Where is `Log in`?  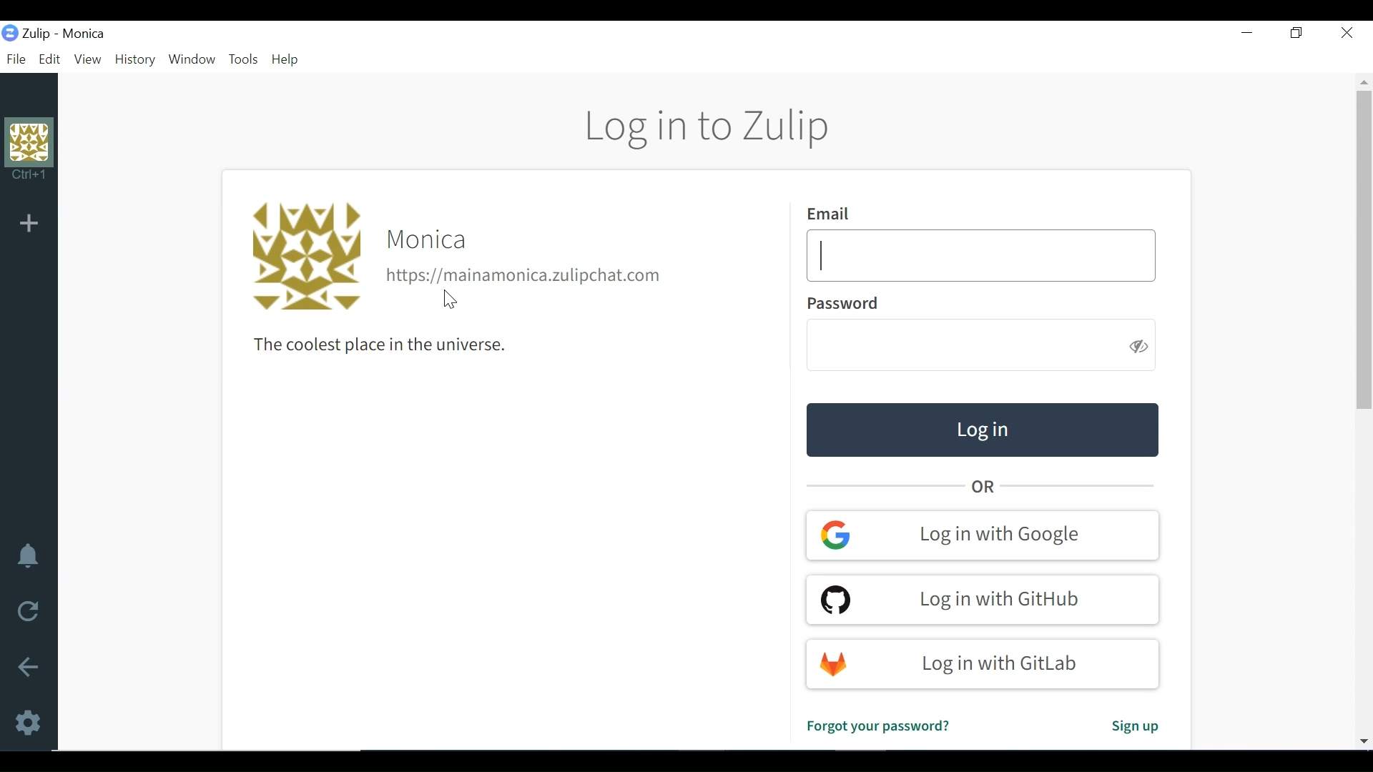 Log in is located at coordinates (981, 430).